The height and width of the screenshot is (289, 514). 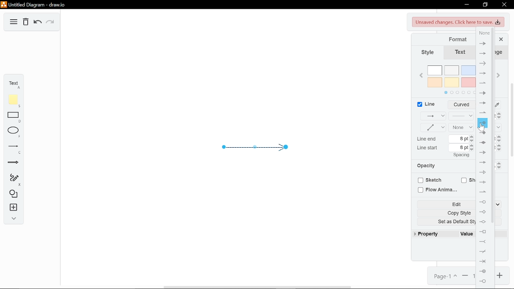 I want to click on scroll bar, so click(x=512, y=120).